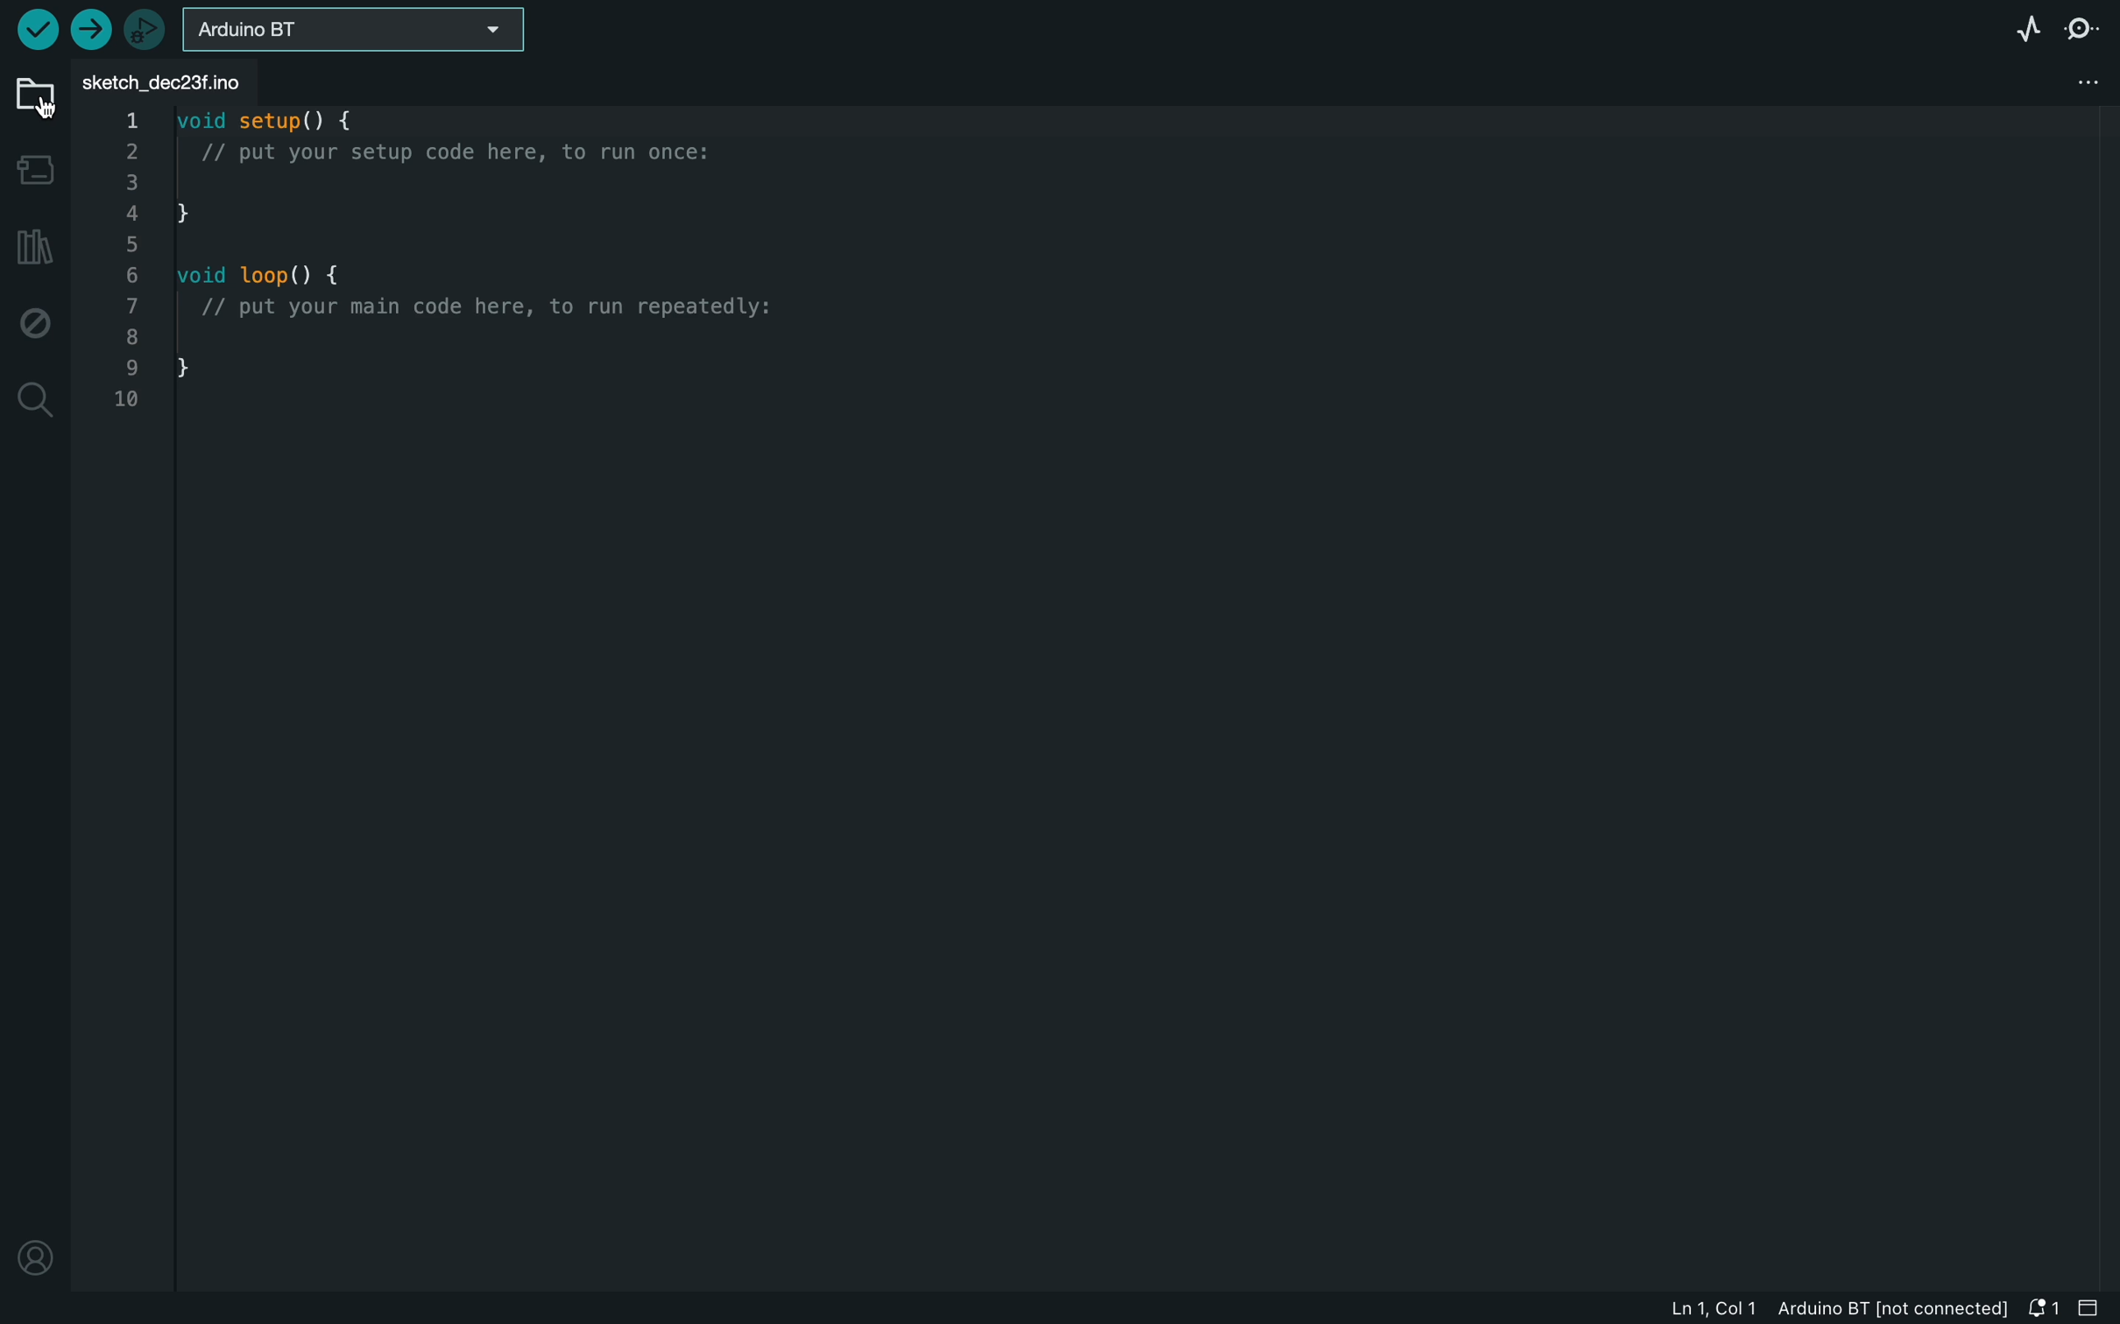  Describe the element at coordinates (33, 249) in the screenshot. I see `library manager` at that location.